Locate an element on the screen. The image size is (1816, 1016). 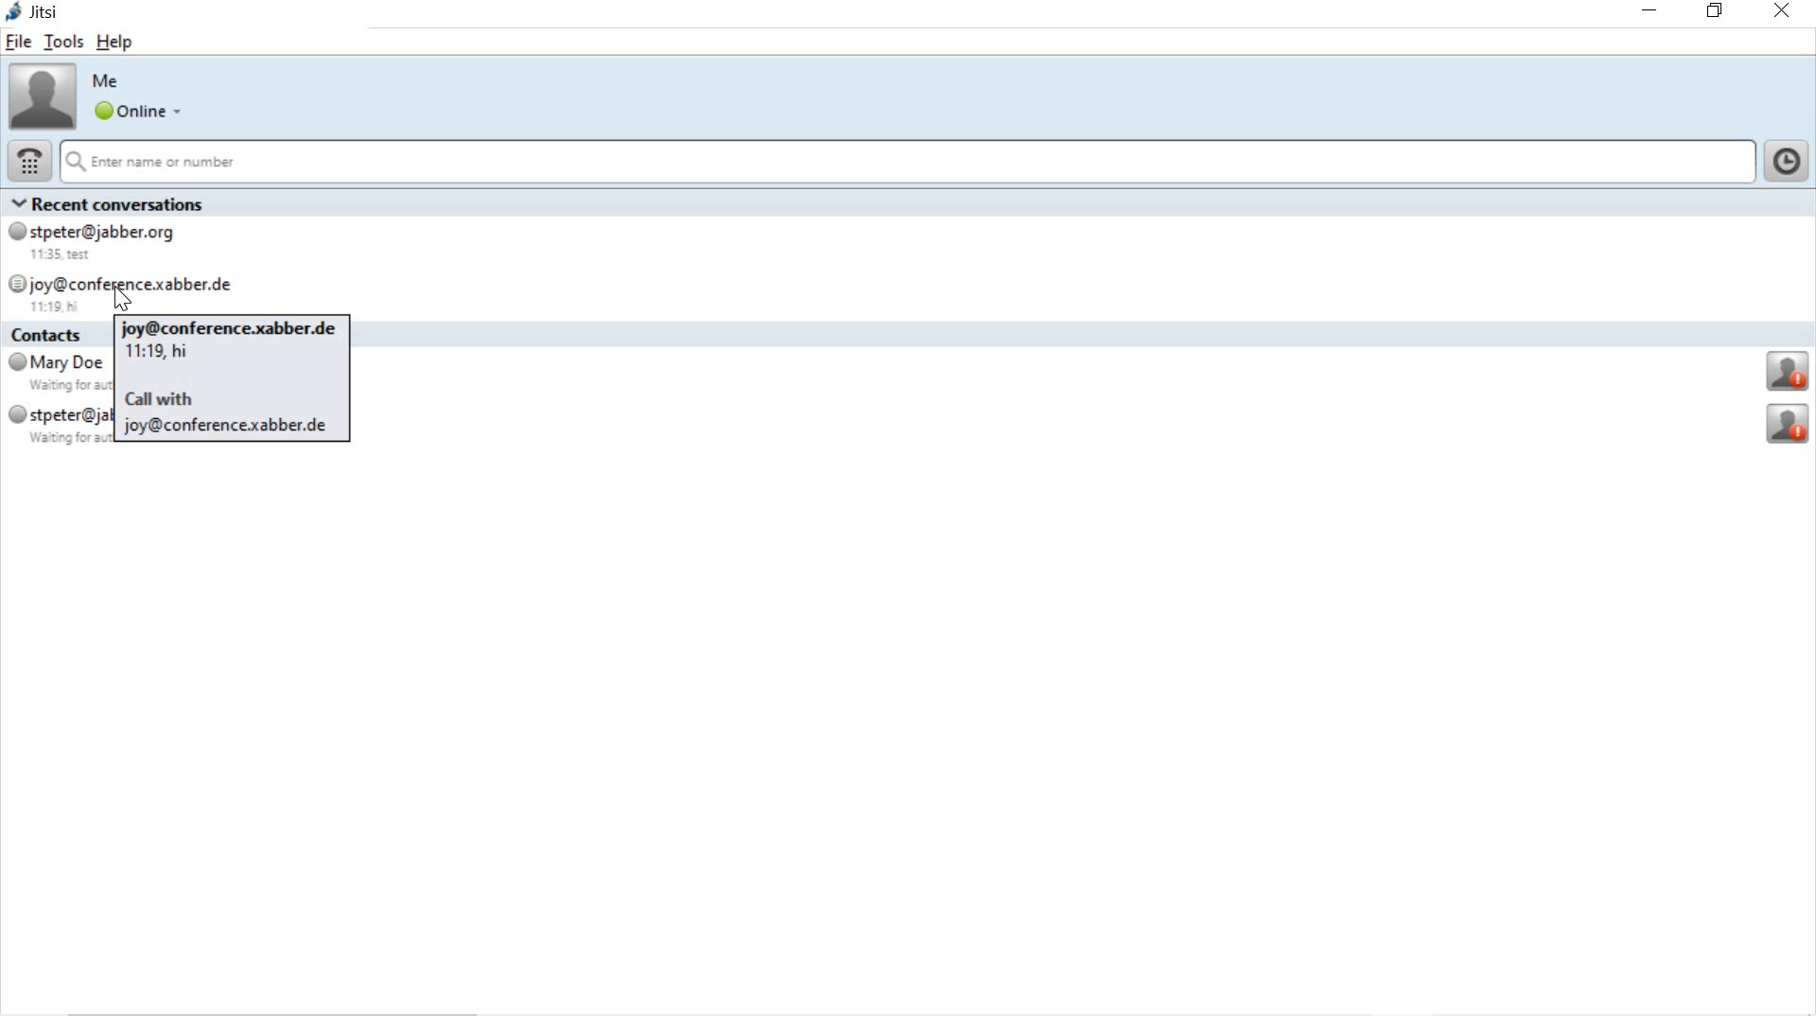
minimize is located at coordinates (1652, 10).